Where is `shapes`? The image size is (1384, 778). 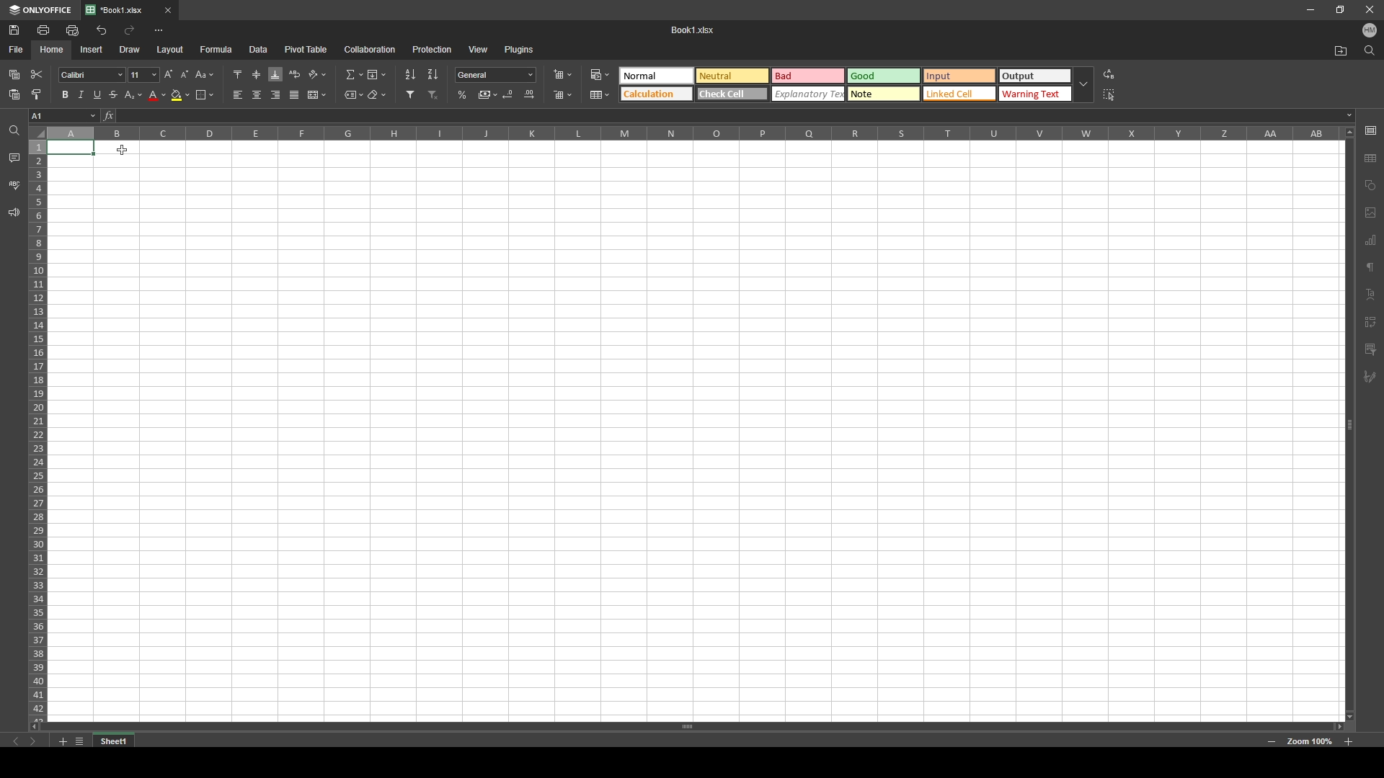
shapes is located at coordinates (1371, 184).